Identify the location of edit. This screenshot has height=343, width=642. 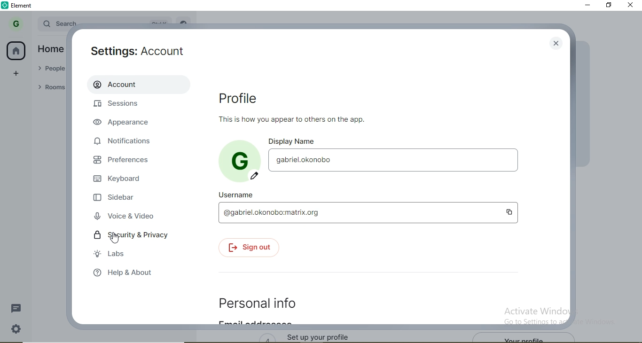
(256, 176).